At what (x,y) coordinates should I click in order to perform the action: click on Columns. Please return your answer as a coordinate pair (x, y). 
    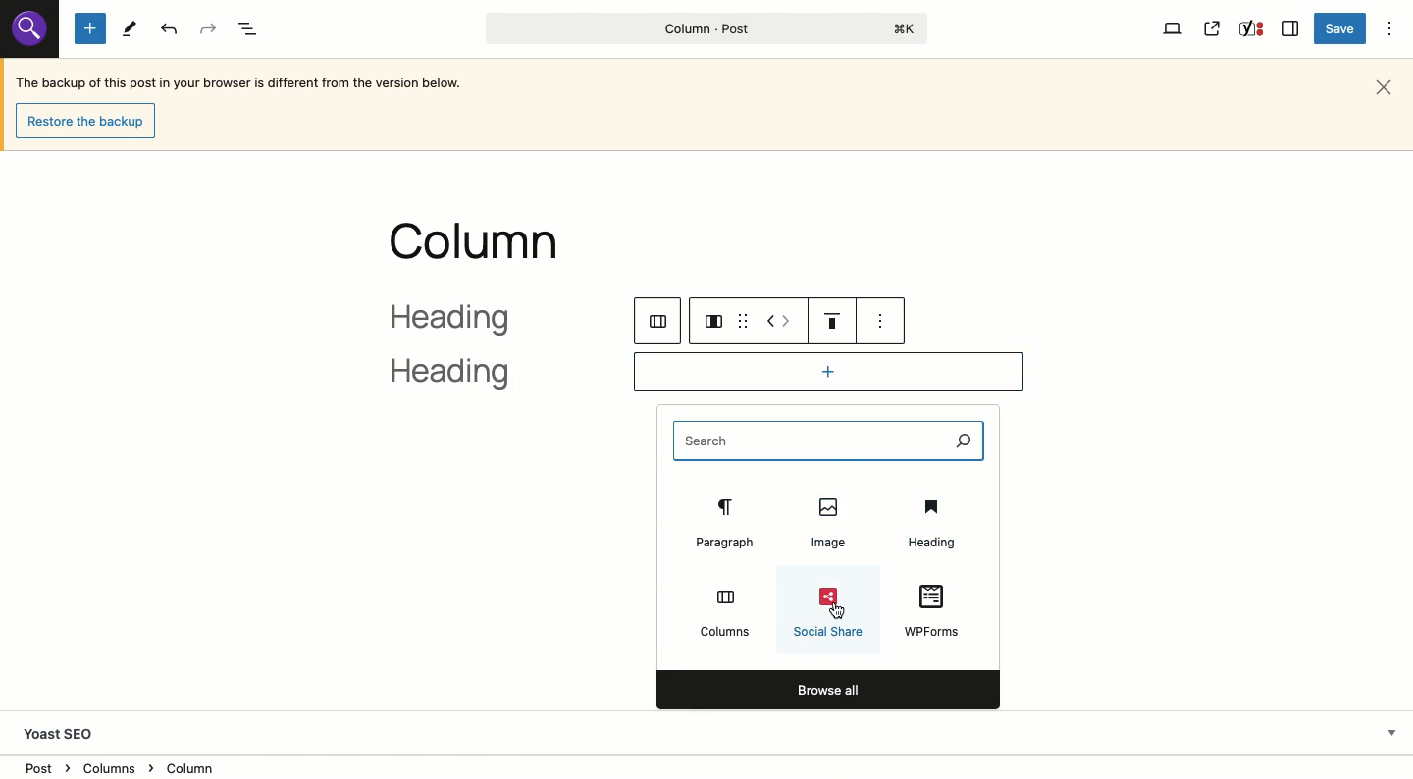
    Looking at the image, I should click on (724, 614).